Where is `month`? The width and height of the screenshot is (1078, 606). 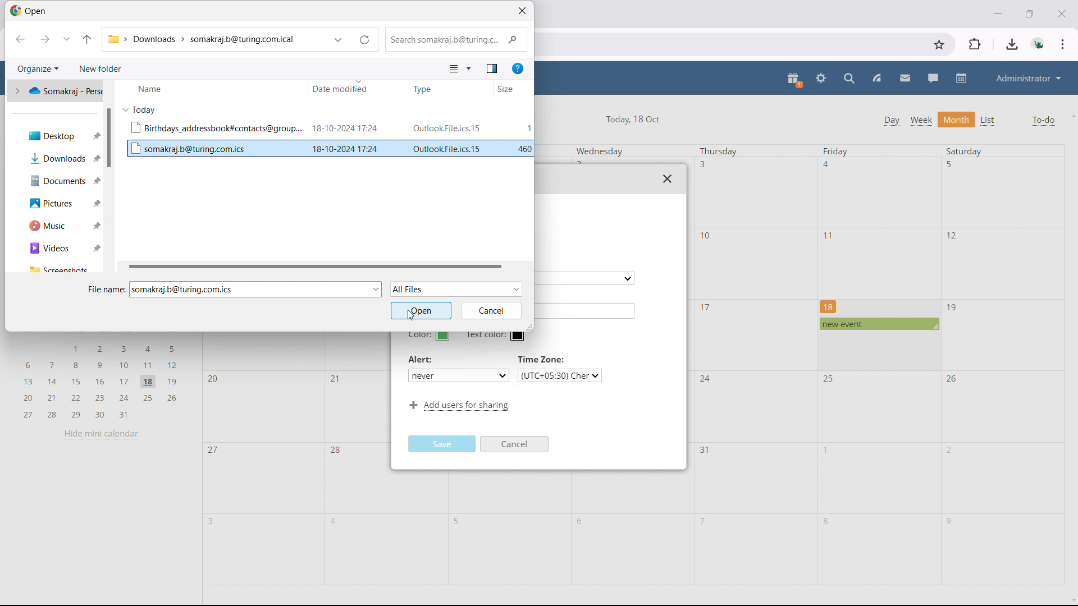 month is located at coordinates (957, 120).